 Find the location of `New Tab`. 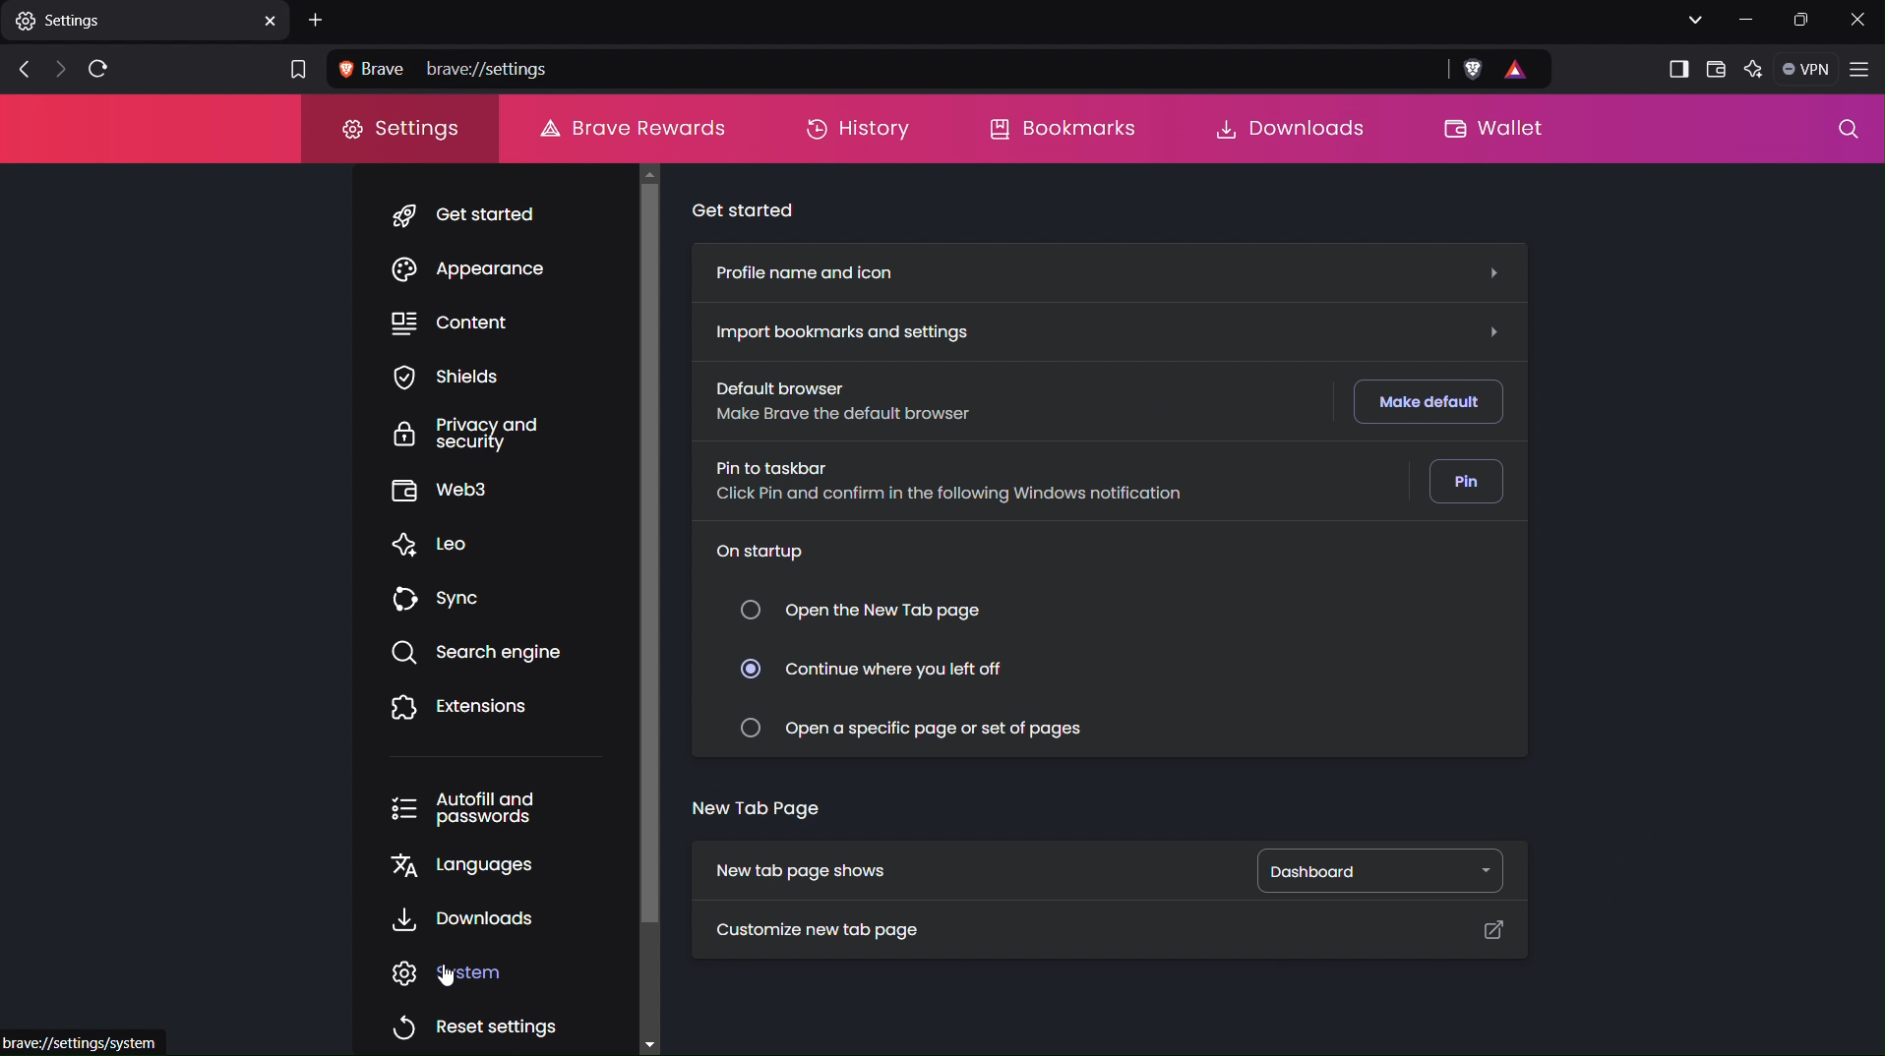

New Tab is located at coordinates (145, 20).